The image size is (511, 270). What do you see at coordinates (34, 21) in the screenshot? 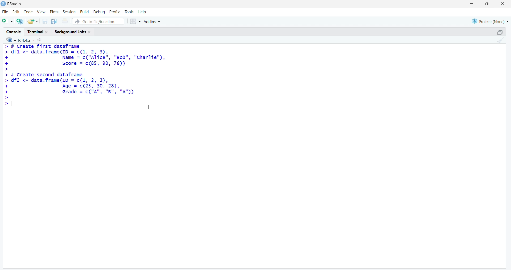
I see `open existing file` at bounding box center [34, 21].